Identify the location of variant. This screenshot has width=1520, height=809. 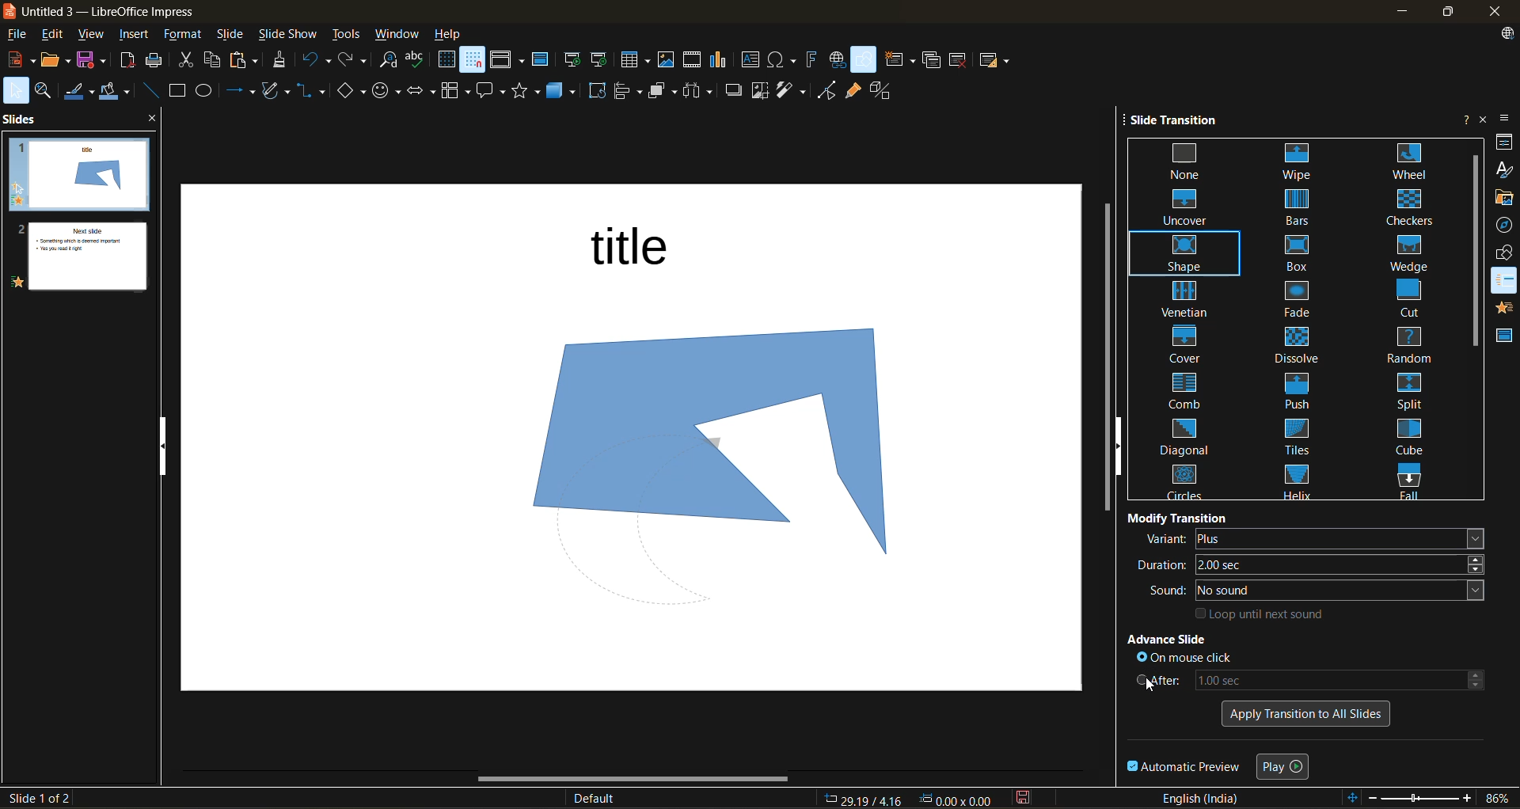
(1313, 539).